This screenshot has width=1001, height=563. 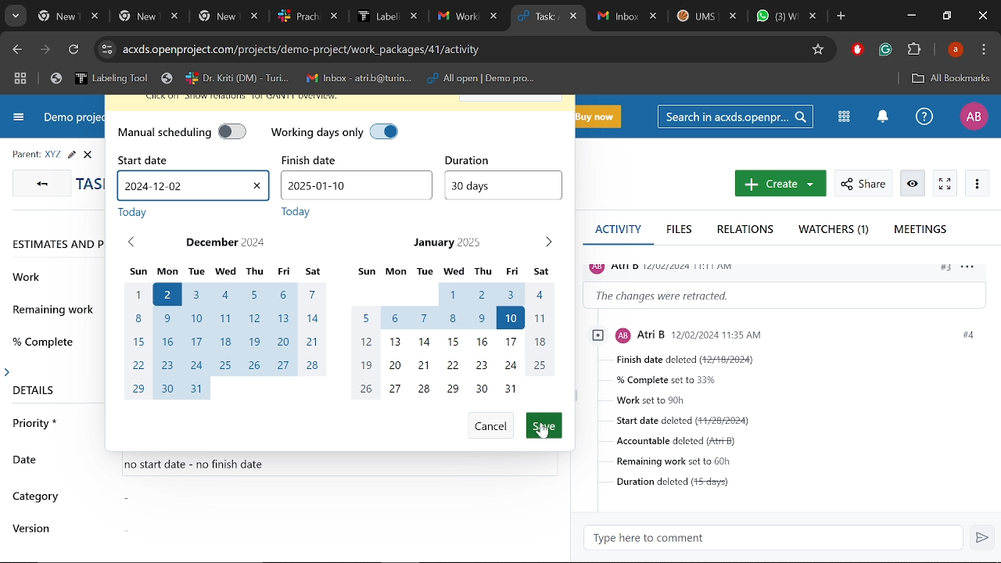 What do you see at coordinates (14, 16) in the screenshot?
I see `Search tabs` at bounding box center [14, 16].